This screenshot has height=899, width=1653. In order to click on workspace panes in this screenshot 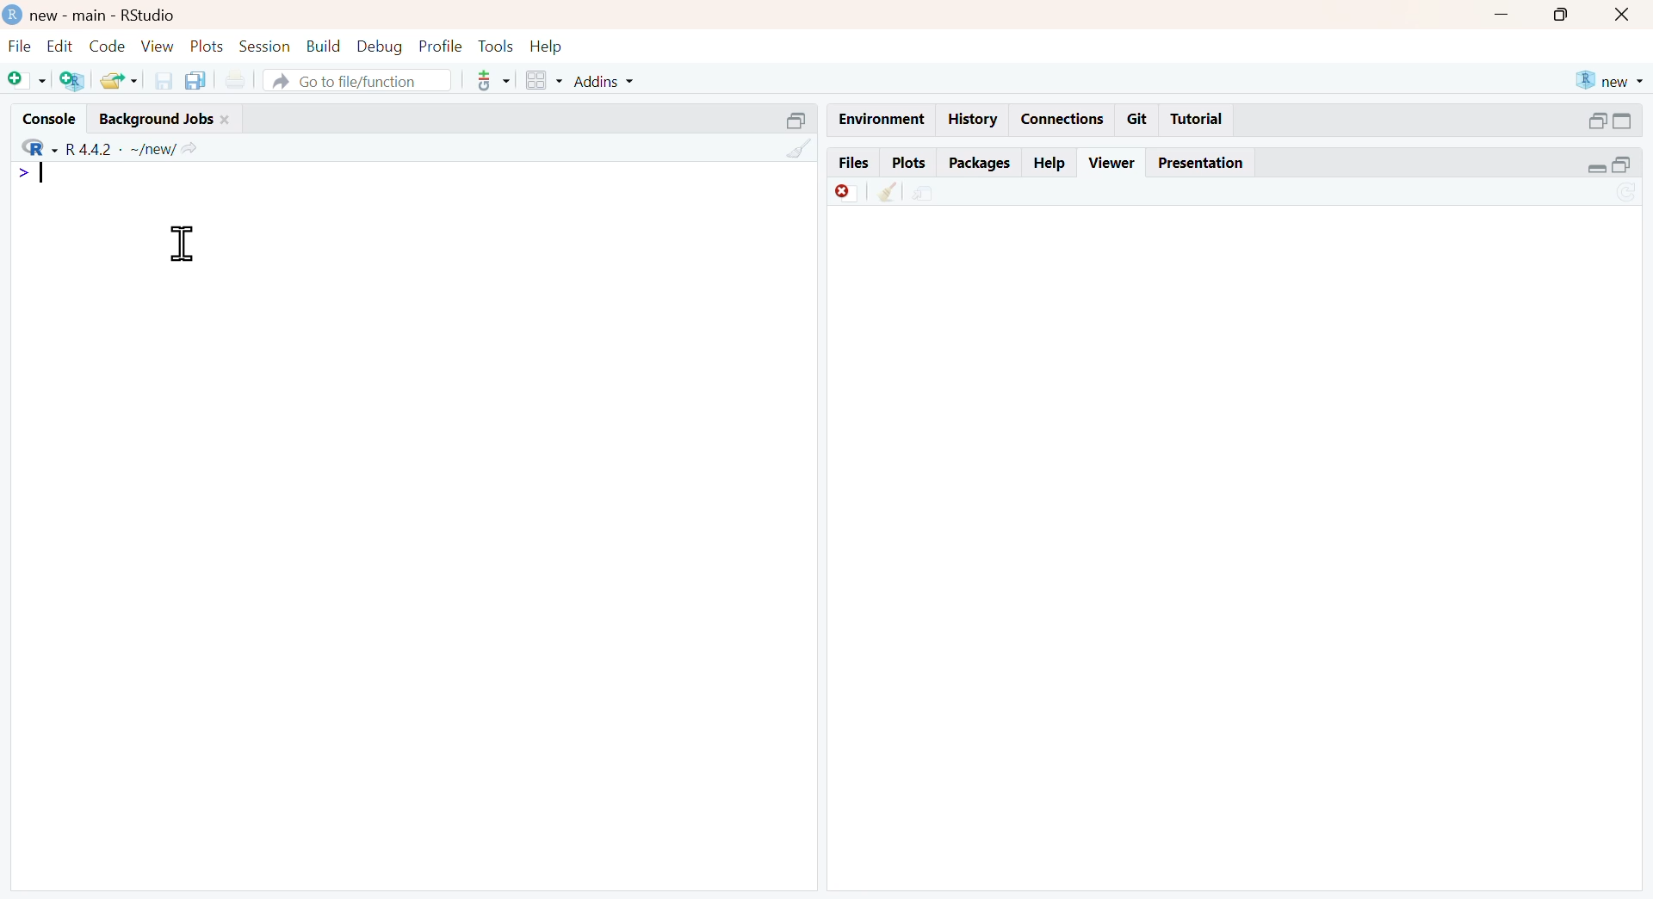, I will do `click(543, 80)`.